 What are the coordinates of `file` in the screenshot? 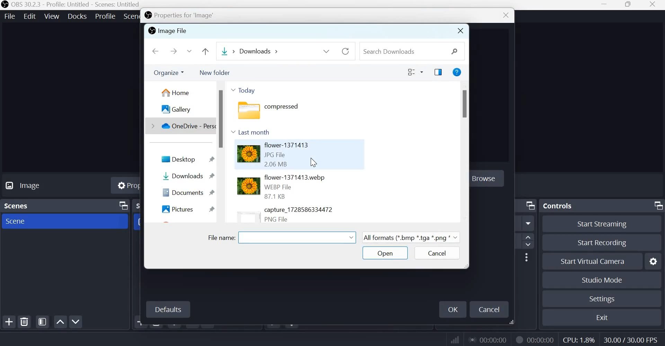 It's located at (10, 16).